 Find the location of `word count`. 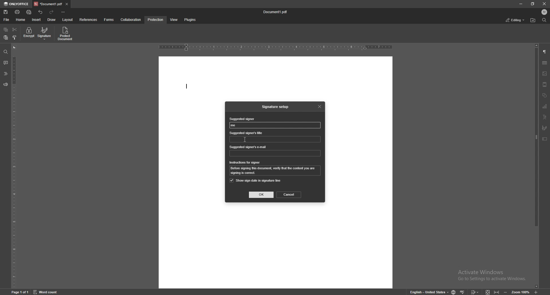

word count is located at coordinates (49, 292).